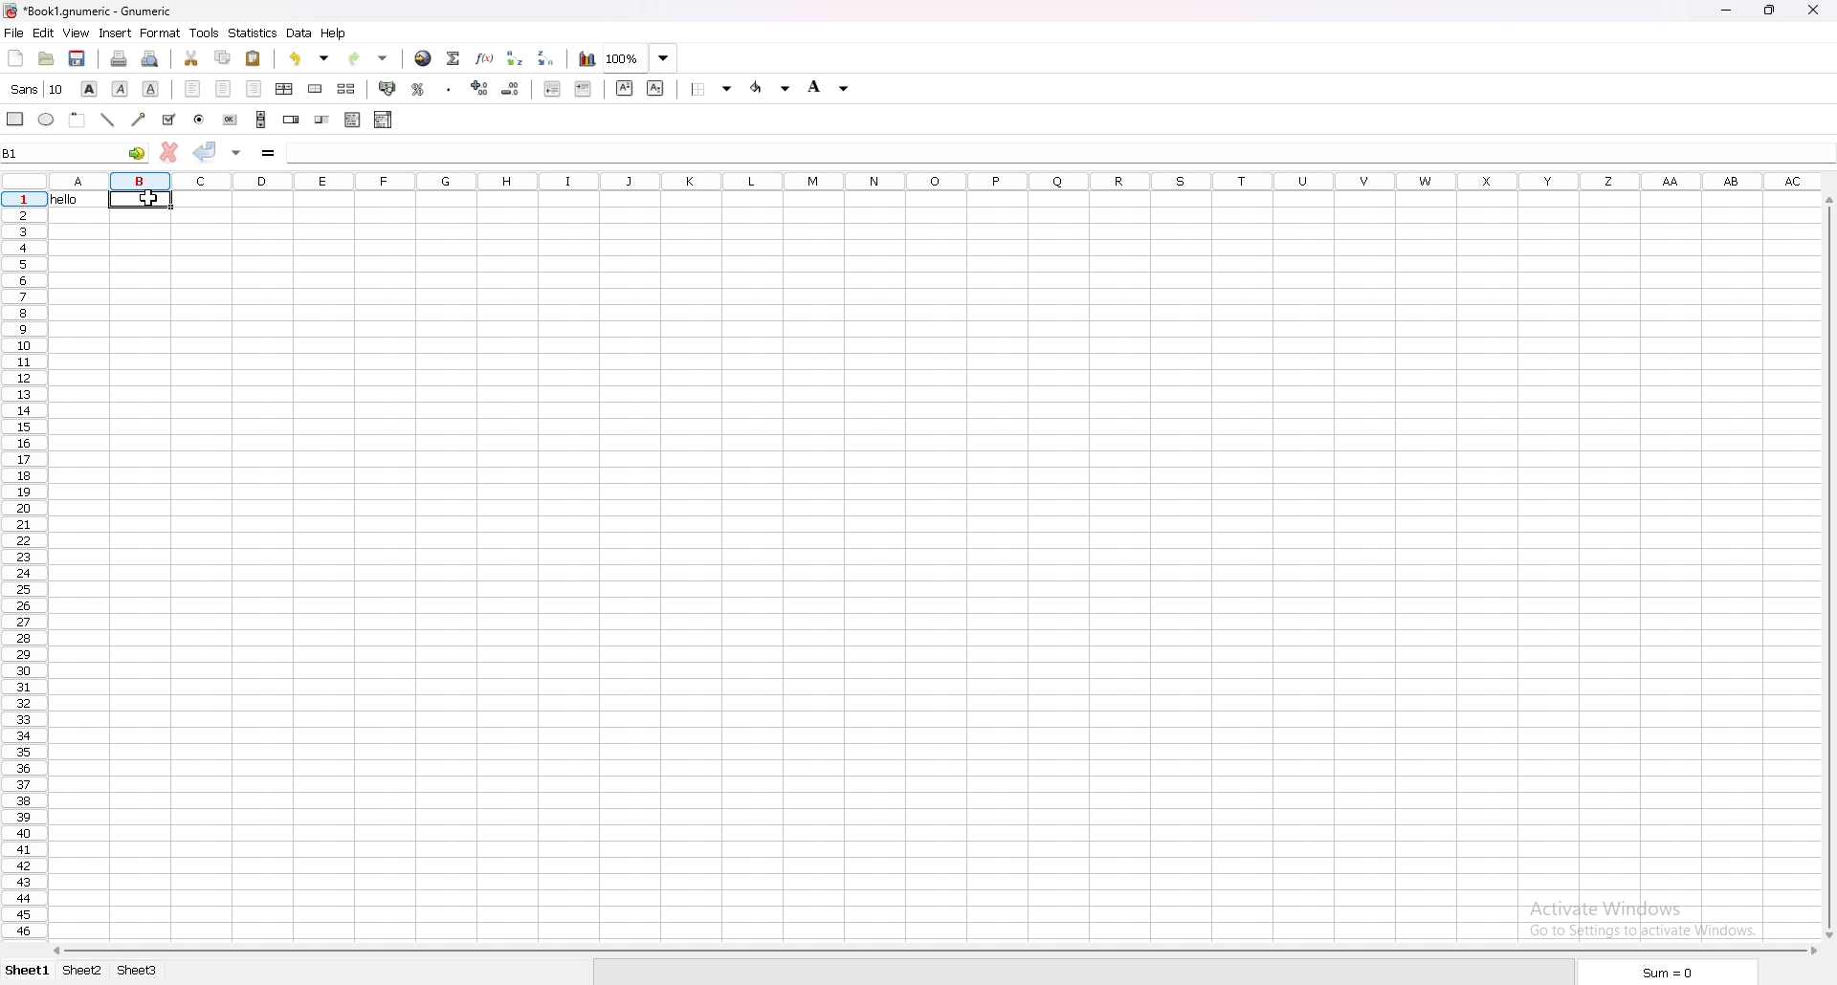 The height and width of the screenshot is (985, 1837). Describe the element at coordinates (46, 120) in the screenshot. I see `ellipse object` at that location.